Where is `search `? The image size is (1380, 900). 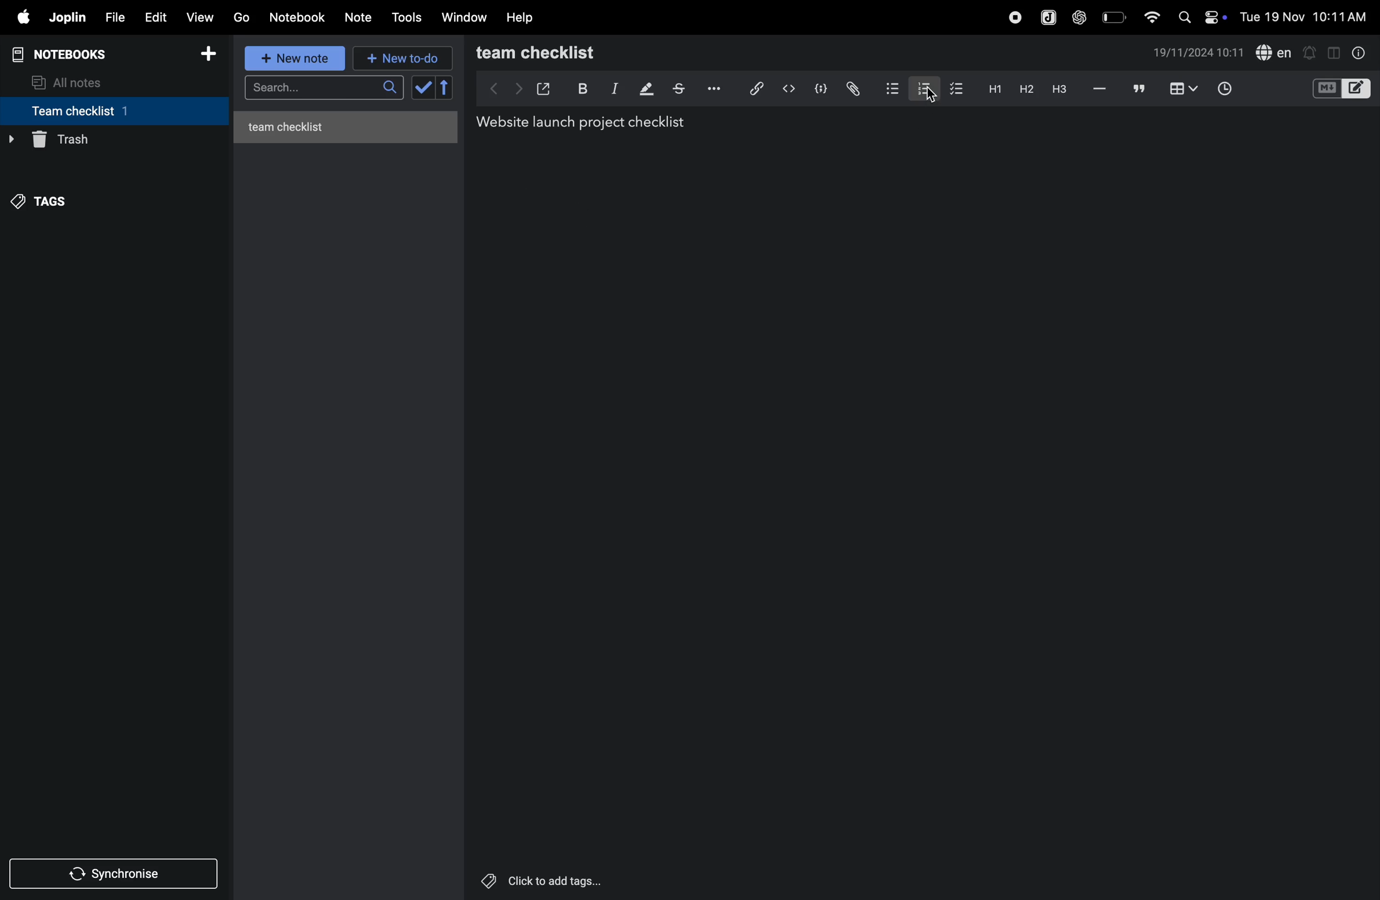 search  is located at coordinates (322, 89).